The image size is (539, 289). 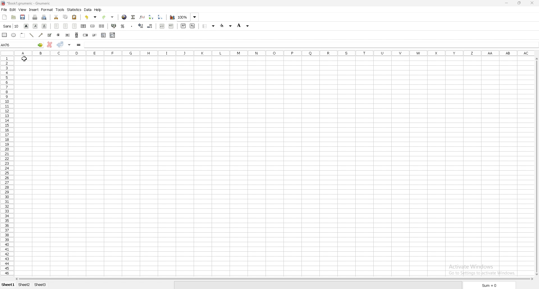 What do you see at coordinates (67, 35) in the screenshot?
I see `button` at bounding box center [67, 35].